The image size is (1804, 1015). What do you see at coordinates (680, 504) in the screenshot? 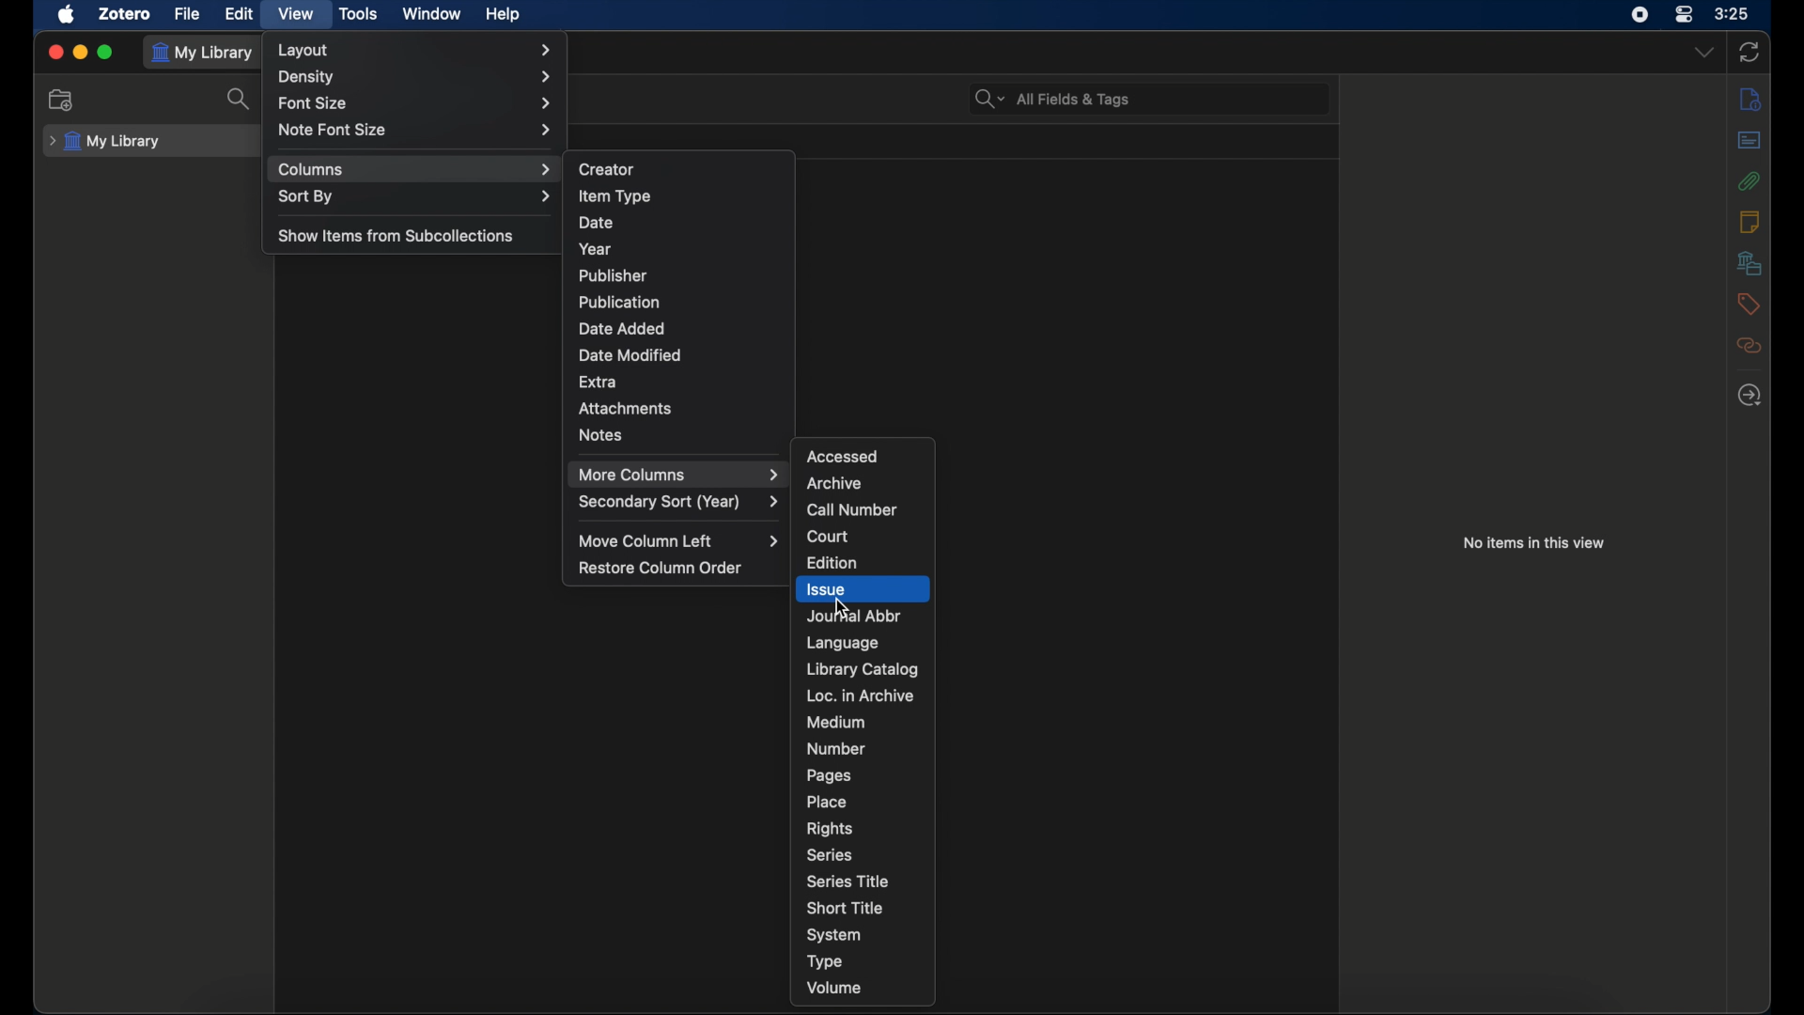
I see `secondary sort` at bounding box center [680, 504].